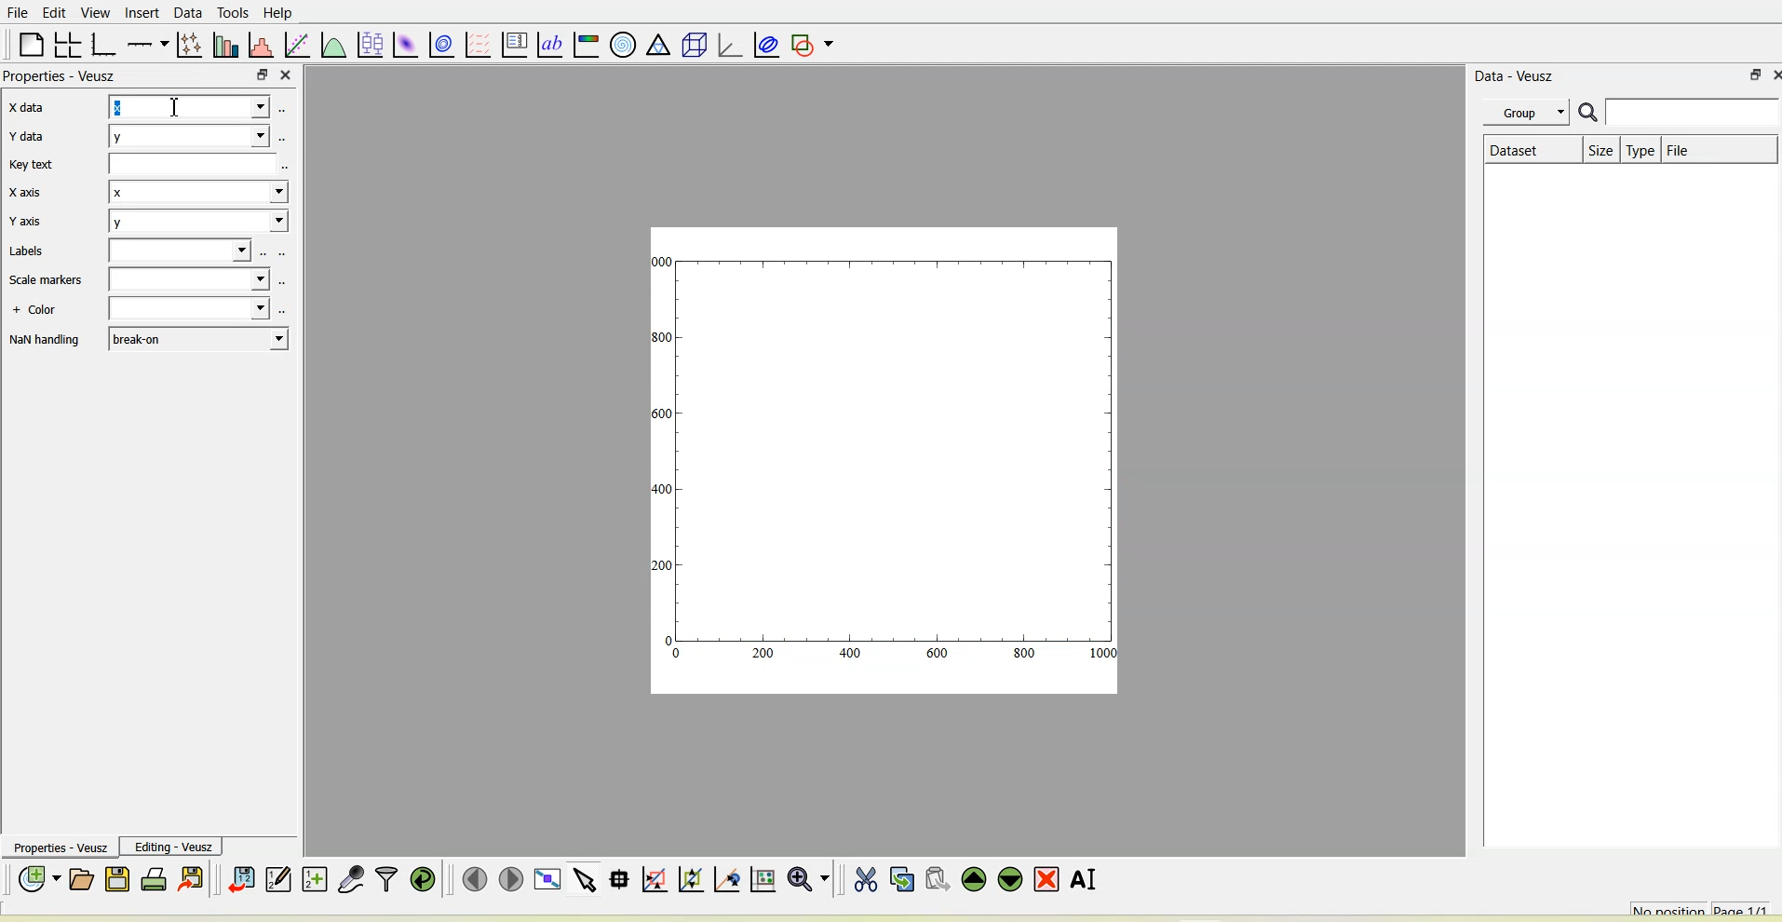 This screenshot has height=922, width=1782. What do you see at coordinates (45, 340) in the screenshot?
I see `NaN handling` at bounding box center [45, 340].